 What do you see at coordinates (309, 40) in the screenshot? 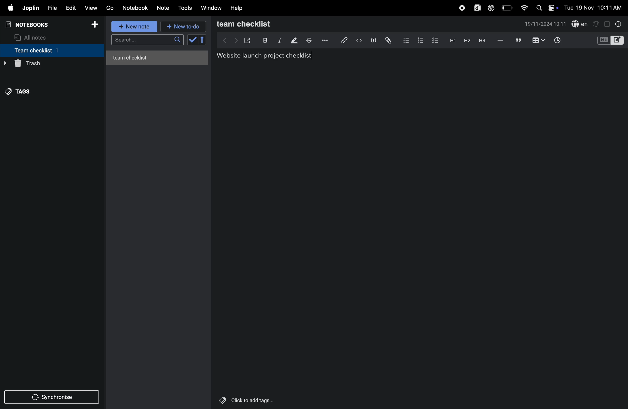
I see `strike through` at bounding box center [309, 40].